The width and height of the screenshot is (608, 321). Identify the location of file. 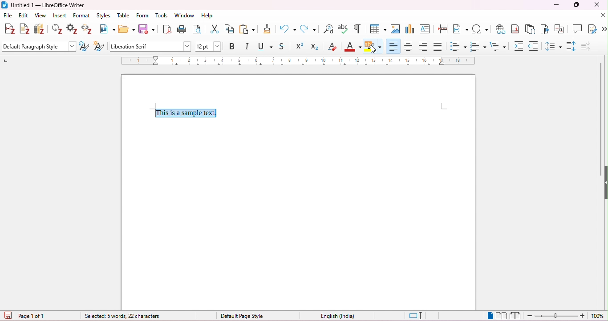
(7, 16).